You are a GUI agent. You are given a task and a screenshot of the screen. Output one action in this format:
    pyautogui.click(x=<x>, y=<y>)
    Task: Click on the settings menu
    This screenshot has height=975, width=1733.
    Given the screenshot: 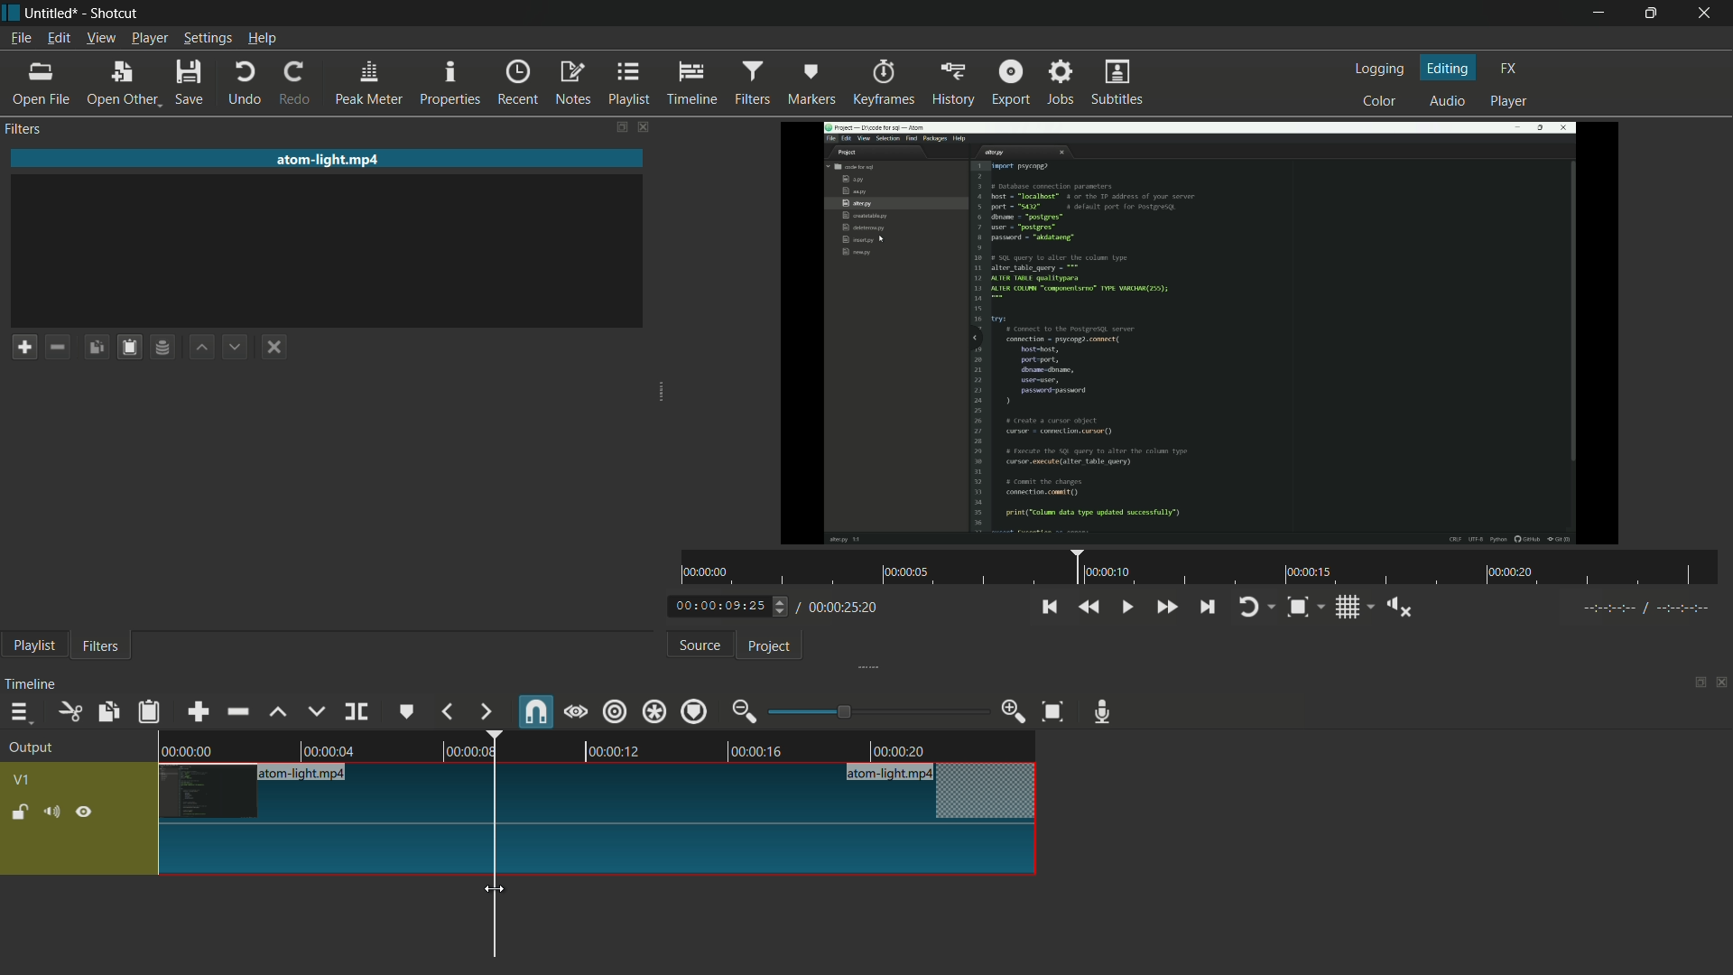 What is the action you would take?
    pyautogui.click(x=207, y=39)
    